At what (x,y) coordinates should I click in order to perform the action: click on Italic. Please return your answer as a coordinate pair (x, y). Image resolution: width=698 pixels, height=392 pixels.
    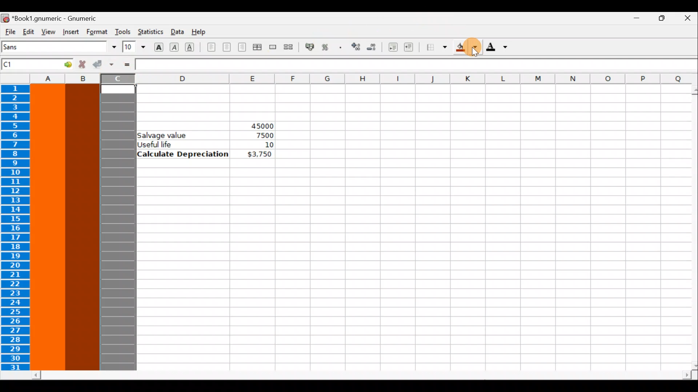
    Looking at the image, I should click on (175, 46).